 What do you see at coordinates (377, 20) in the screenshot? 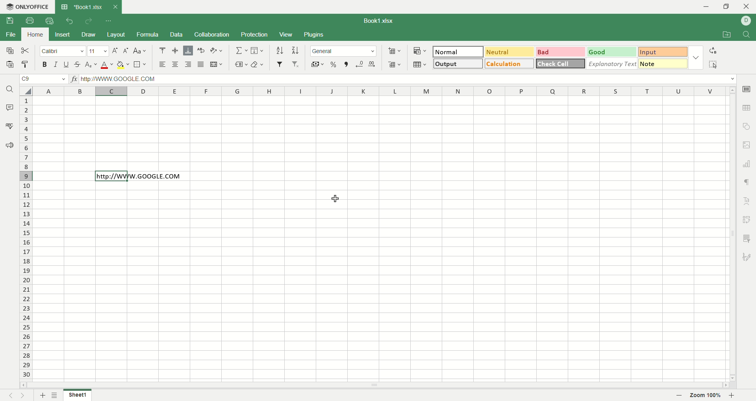
I see `book name` at bounding box center [377, 20].